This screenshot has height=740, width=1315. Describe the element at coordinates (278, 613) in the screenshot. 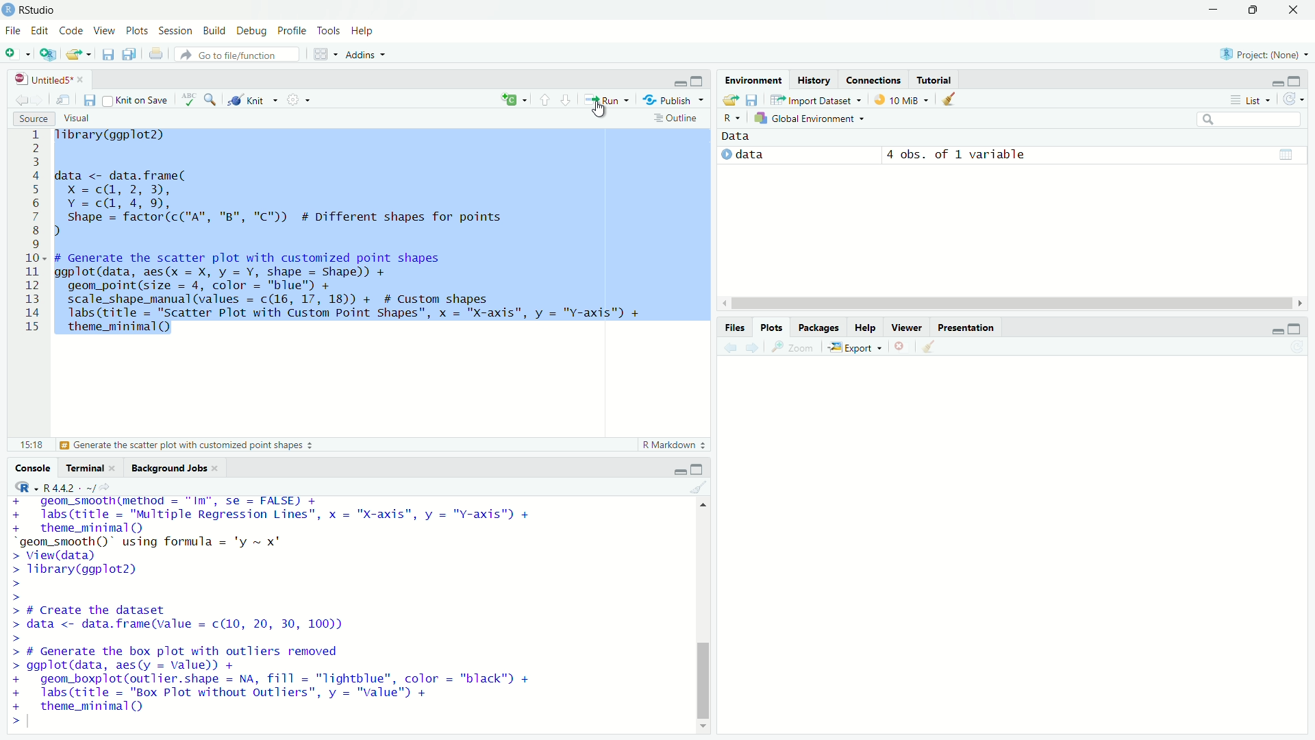

I see `+ geom_smoothime€thod = "Im", se = FALSE) +
+ labs(title = "Multiple Regression Lines", x = "X-axis", y = "Y-axis") +
+  theme_minimal(Q)

“geom_smooth()" using formula = 'y ~ x"

> View(data)

> Tibrary(ggplot2)

>

>

> # Create the dataset

> data <- data.frame(value = c(10, 20, 30, 100))

>

> # Generate the box plot with outliers removed

> ggplot(data, aes(y = value)) +

+ geom_boxplot(outlier.shape = NA, fill = "Tightblue", color = "black" +
+ labs(title = "Box Plot without Outliers”, y = "value") +

+  theme_minimal (QQ

>` at that location.